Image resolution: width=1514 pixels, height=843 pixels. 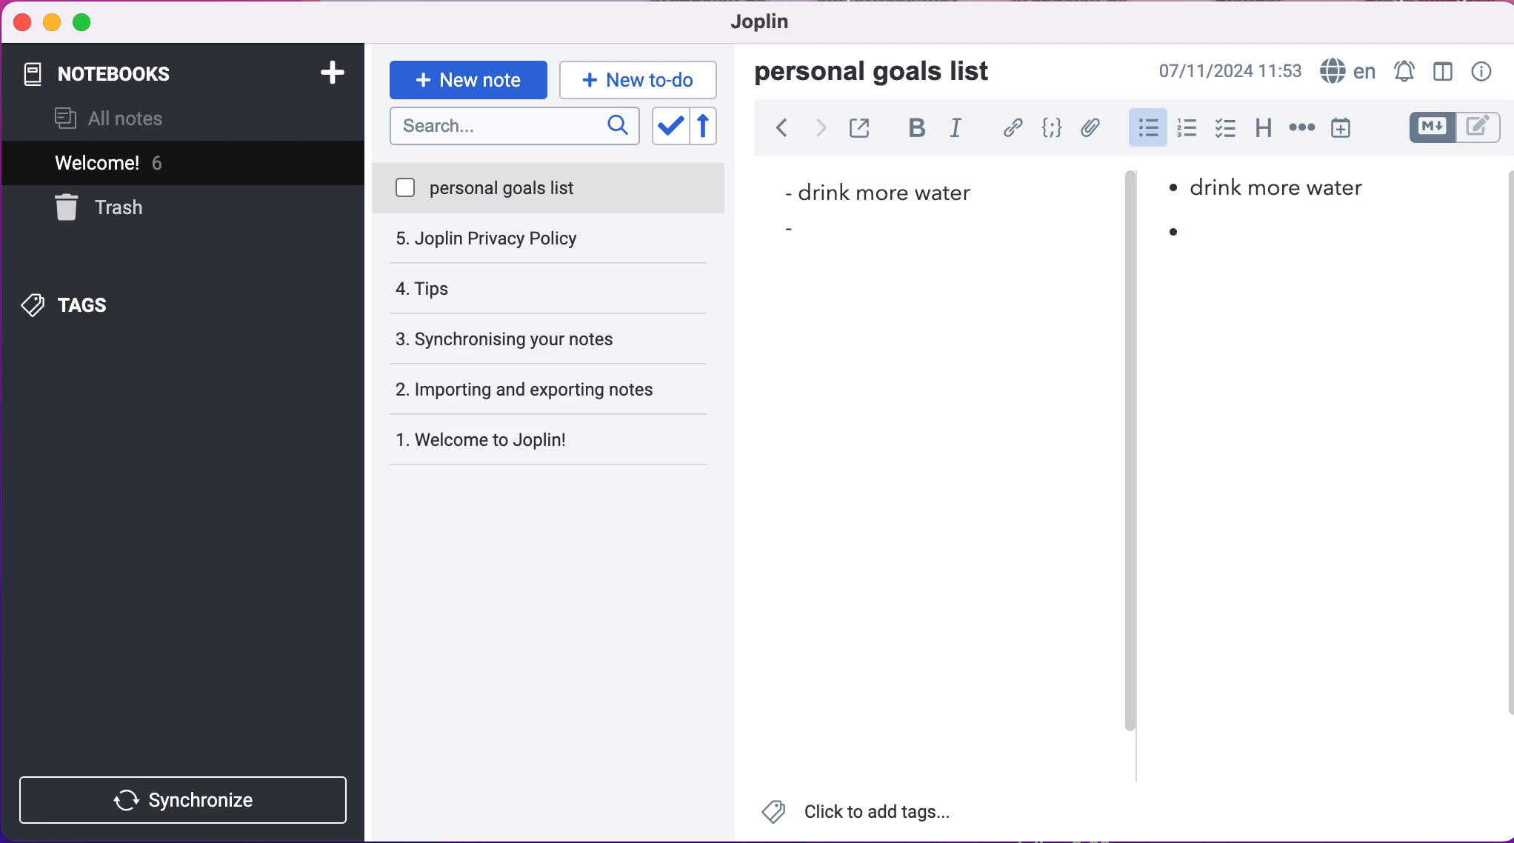 What do you see at coordinates (1147, 128) in the screenshot?
I see `bulleted lists` at bounding box center [1147, 128].